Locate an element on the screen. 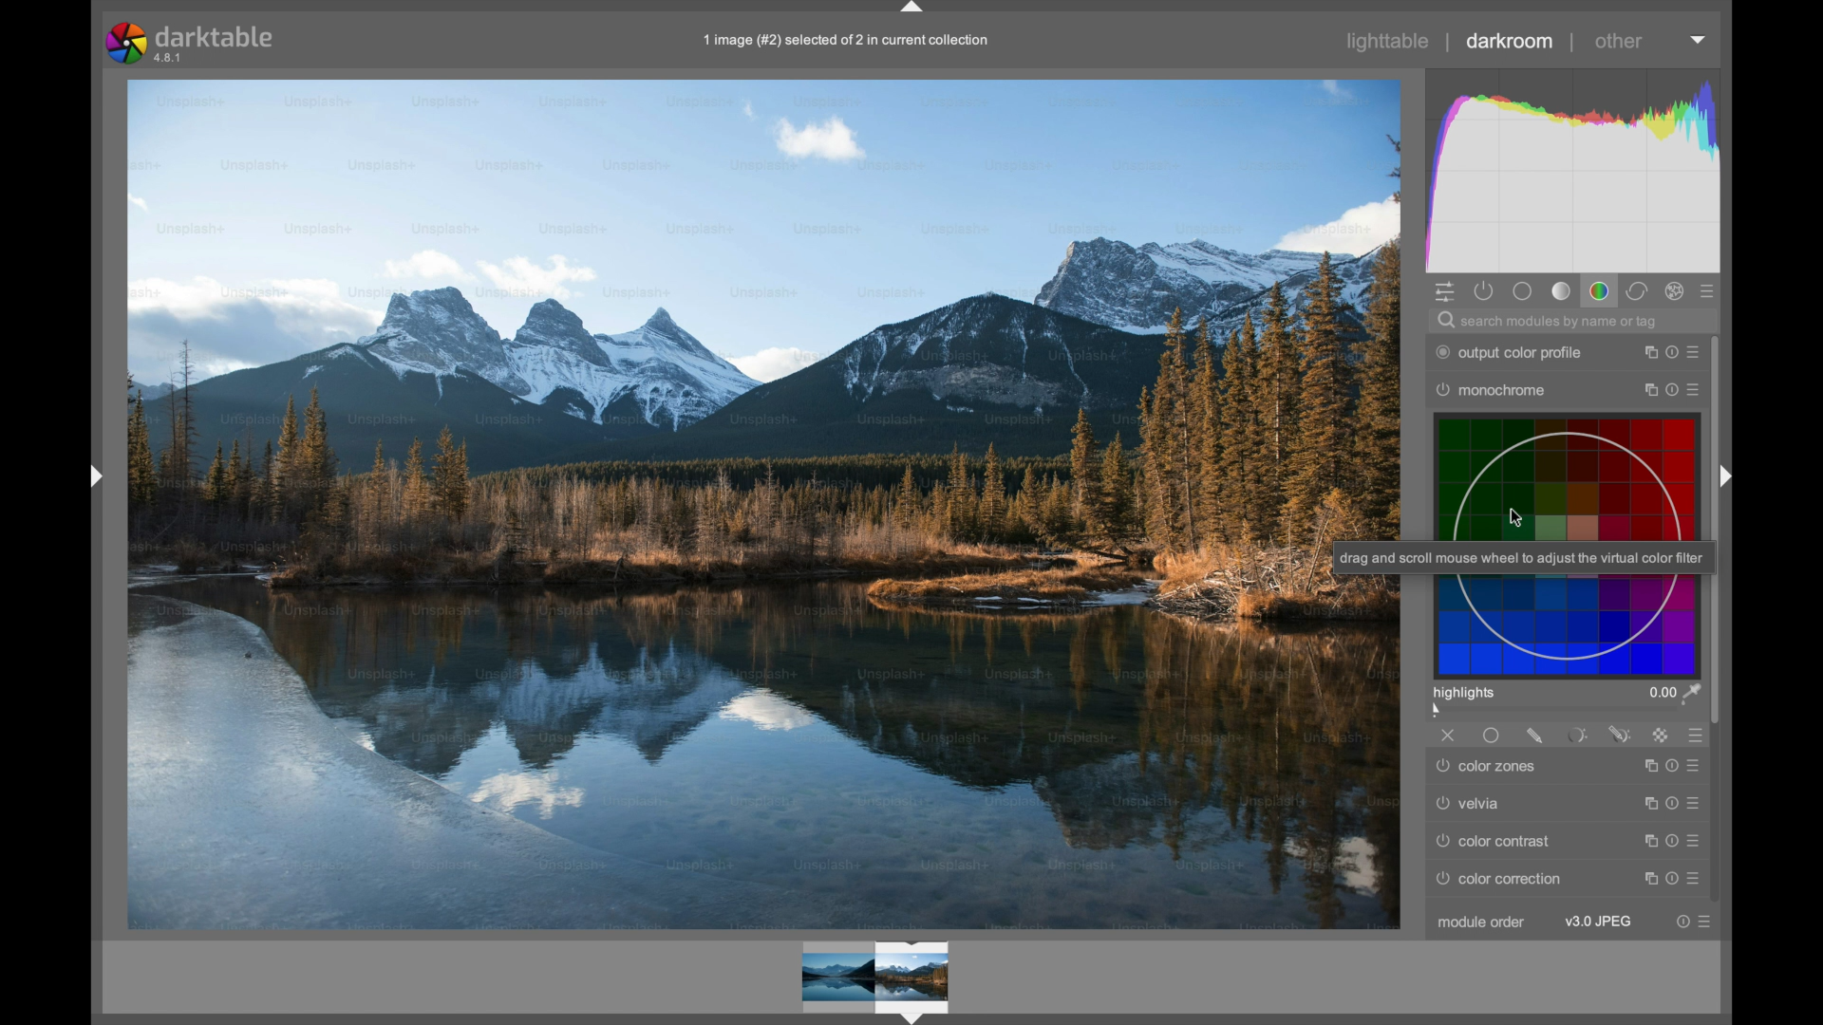  presets is located at coordinates (1698, 767).